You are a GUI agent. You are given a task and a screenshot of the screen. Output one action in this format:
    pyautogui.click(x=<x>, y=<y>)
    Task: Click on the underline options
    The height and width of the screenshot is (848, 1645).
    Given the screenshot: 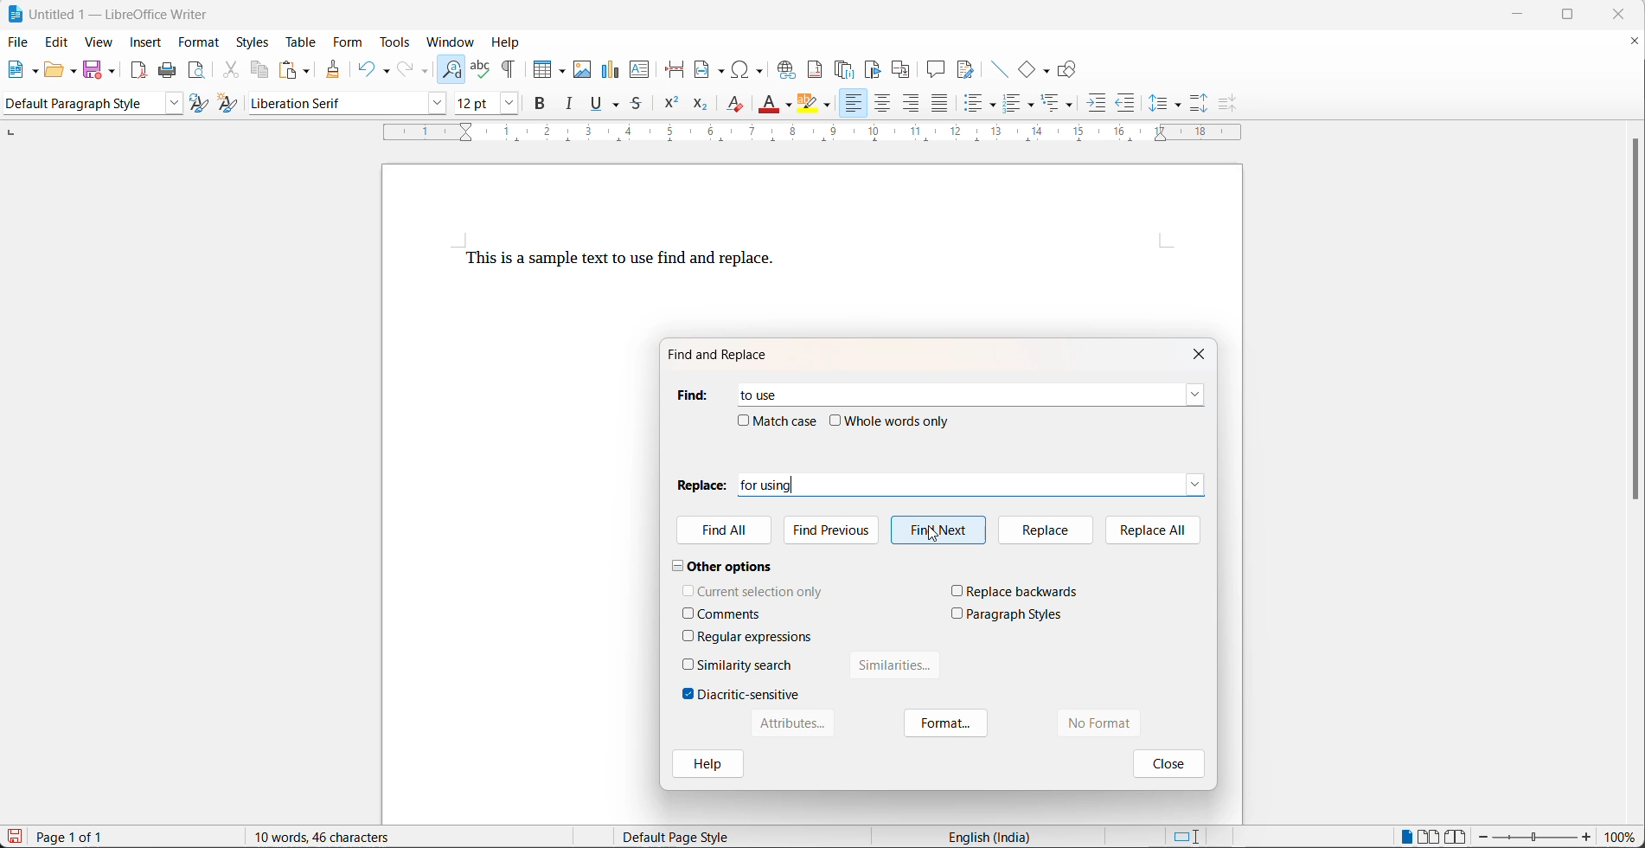 What is the action you would take?
    pyautogui.click(x=618, y=106)
    